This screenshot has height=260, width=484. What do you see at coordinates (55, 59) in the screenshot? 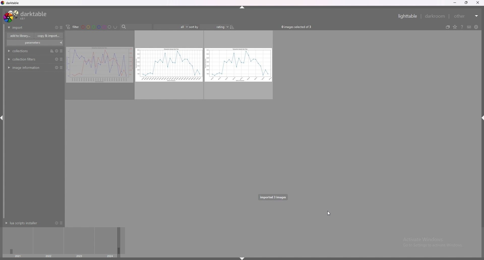
I see `reset` at bounding box center [55, 59].